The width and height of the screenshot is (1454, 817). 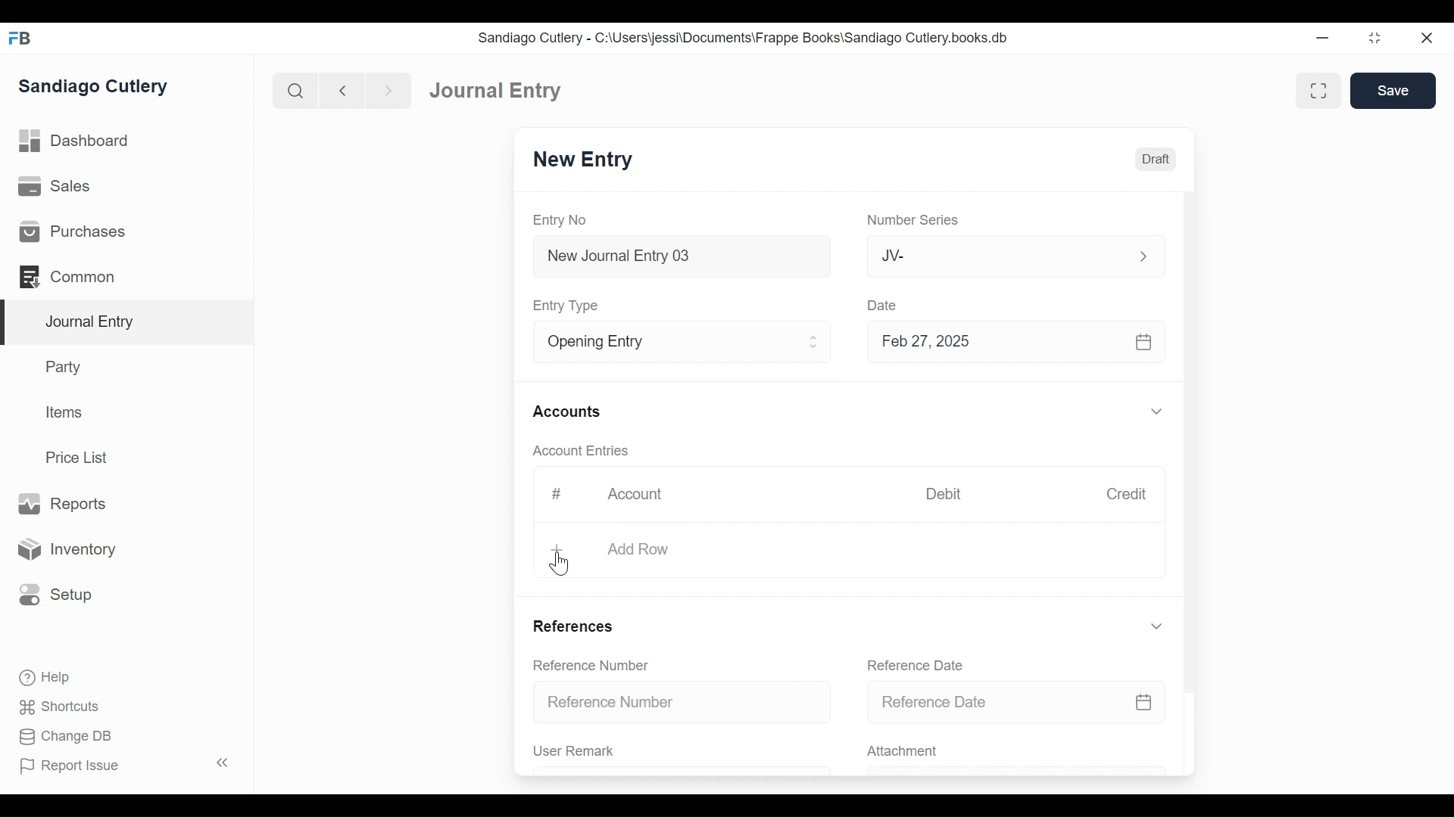 I want to click on #, so click(x=557, y=493).